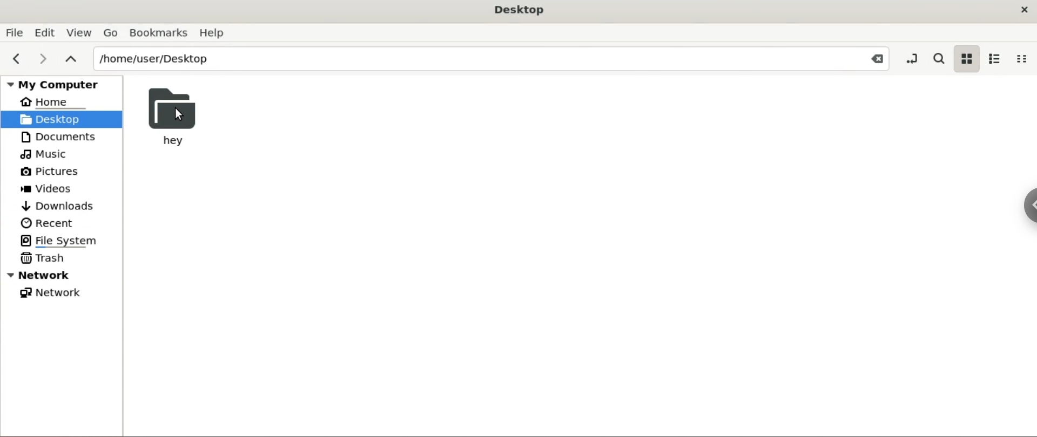  What do you see at coordinates (56, 172) in the screenshot?
I see `Picture` at bounding box center [56, 172].